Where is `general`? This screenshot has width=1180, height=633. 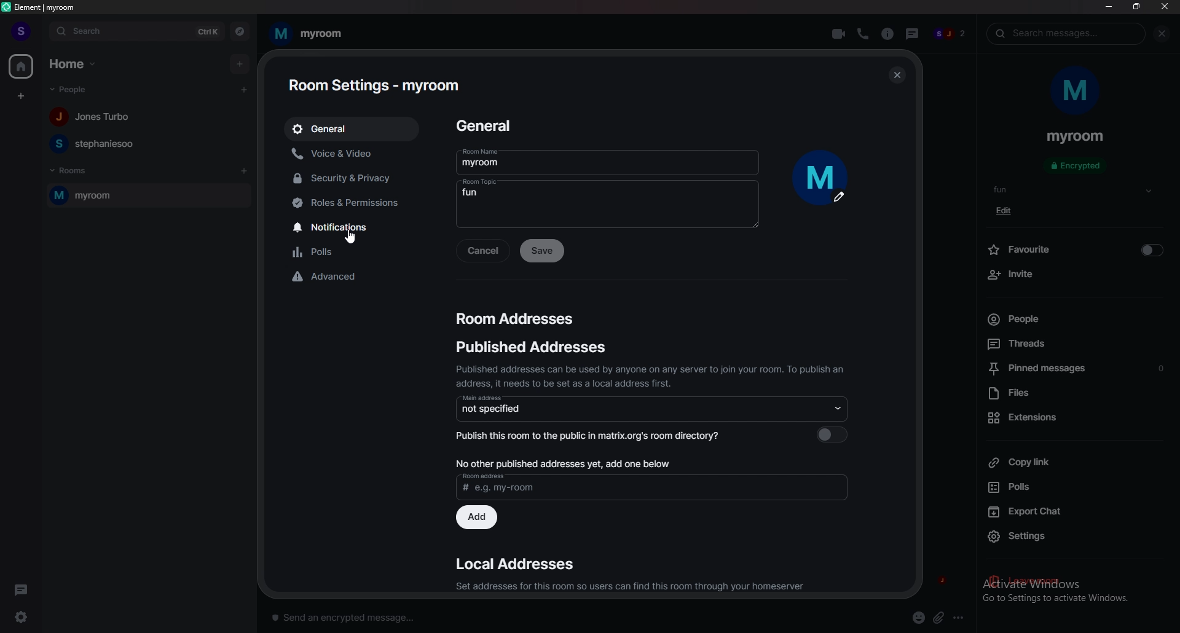
general is located at coordinates (353, 128).